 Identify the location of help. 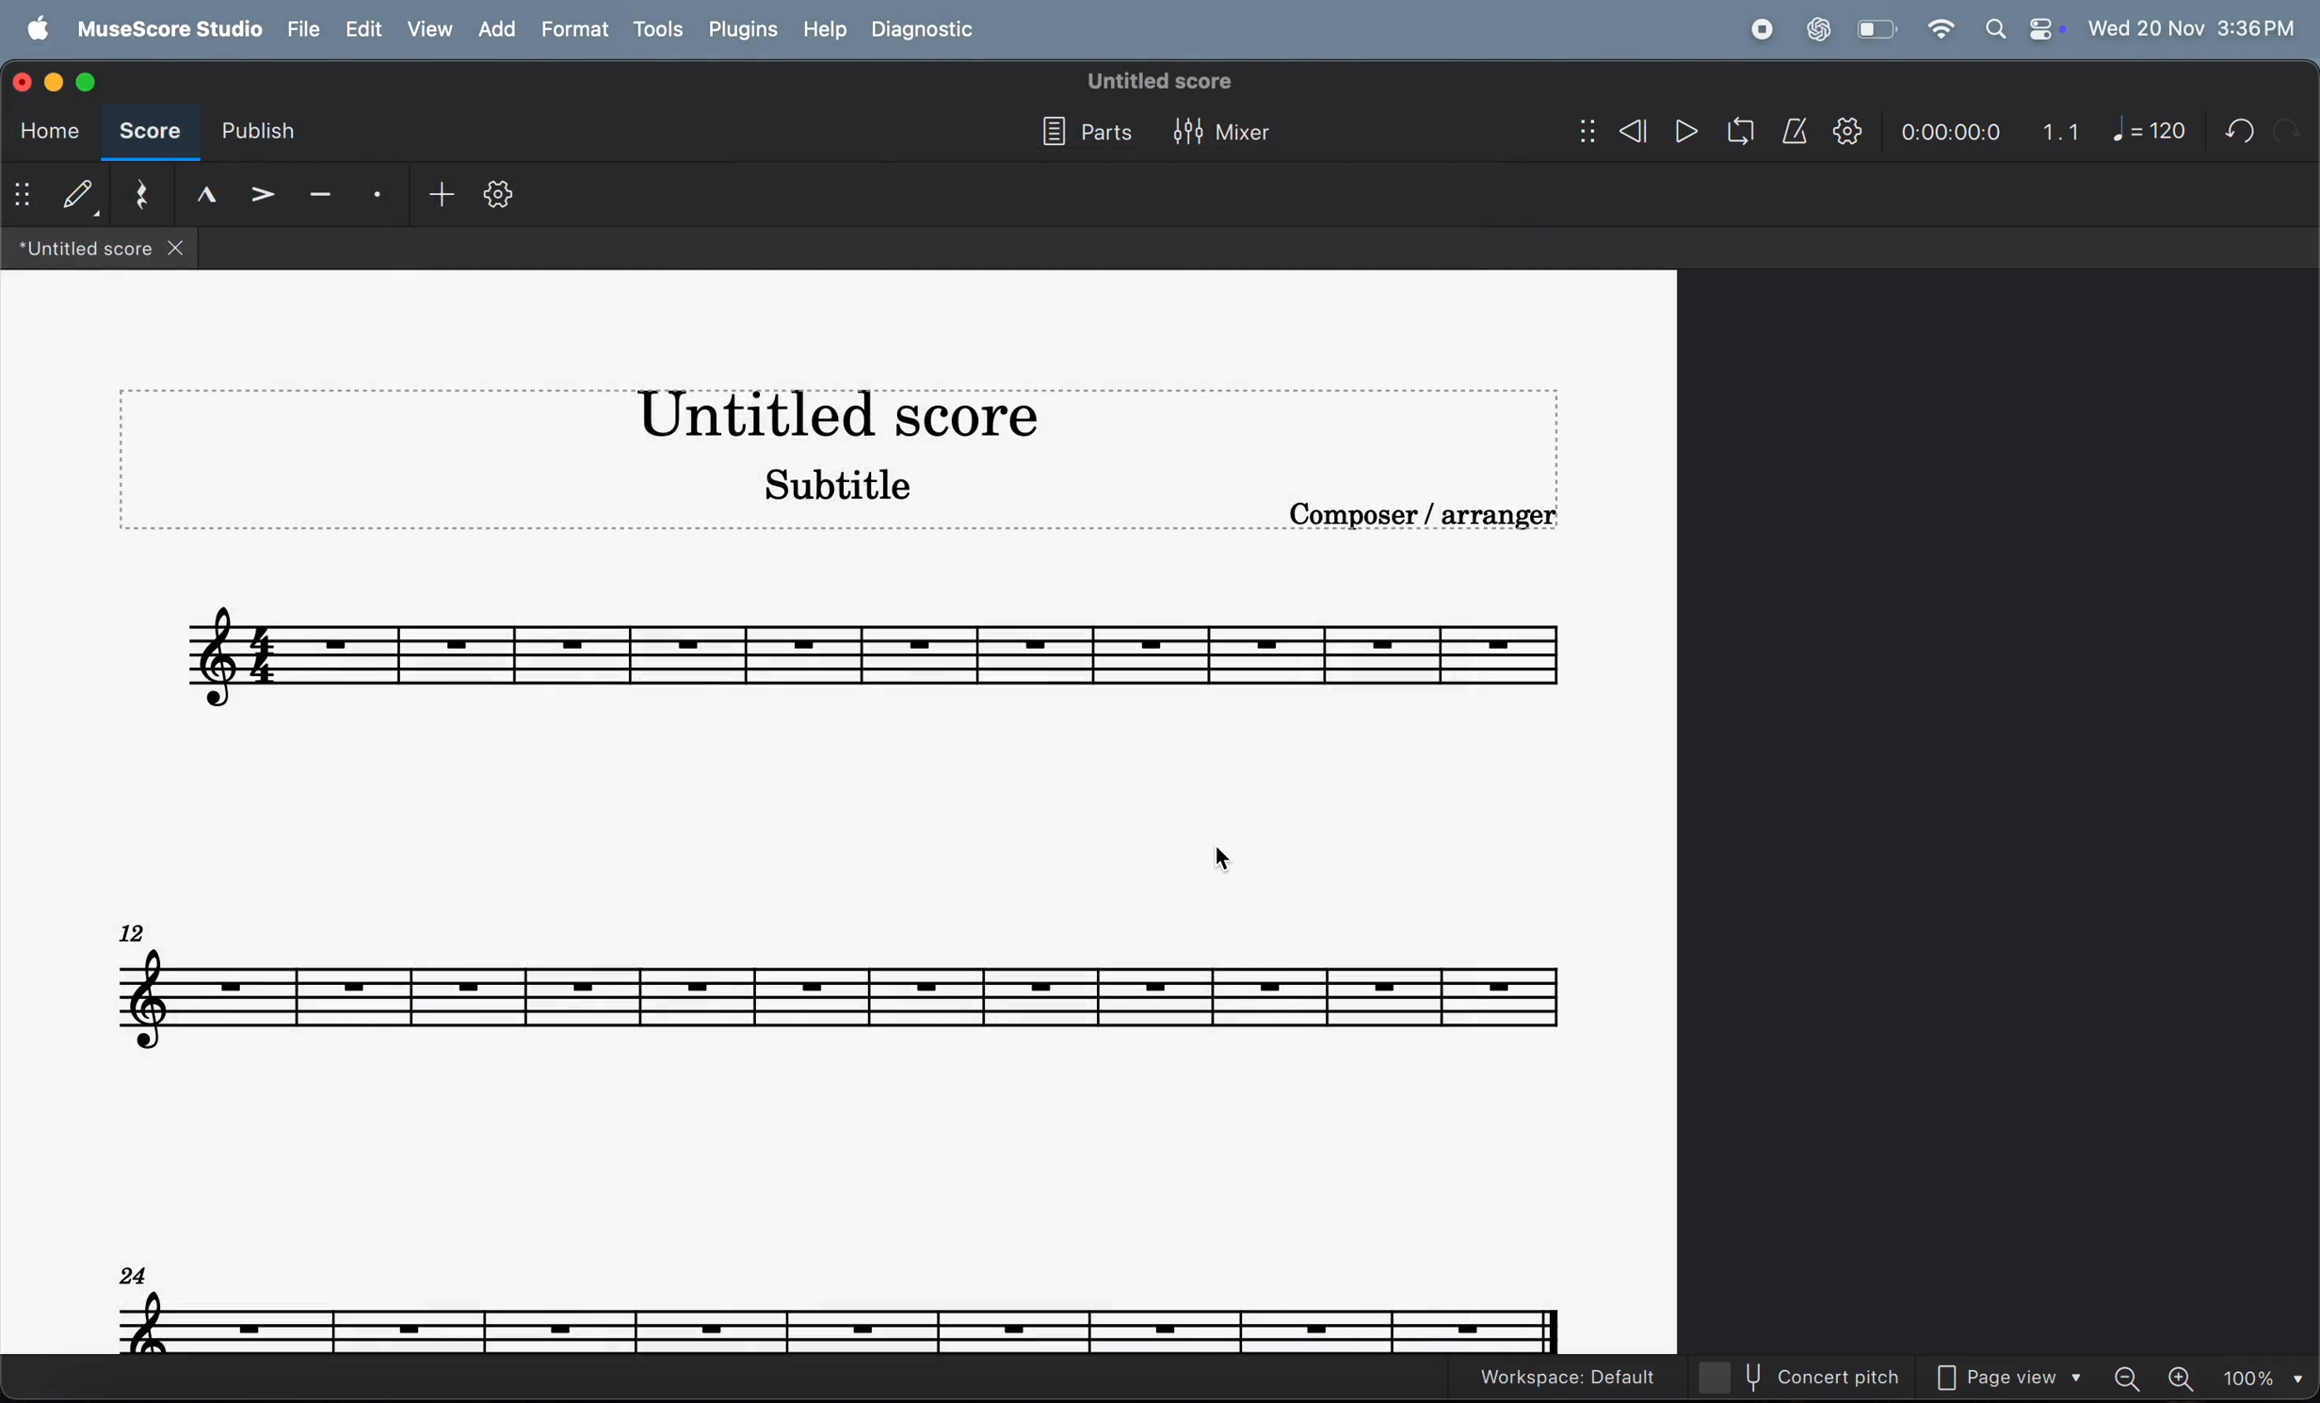
(821, 30).